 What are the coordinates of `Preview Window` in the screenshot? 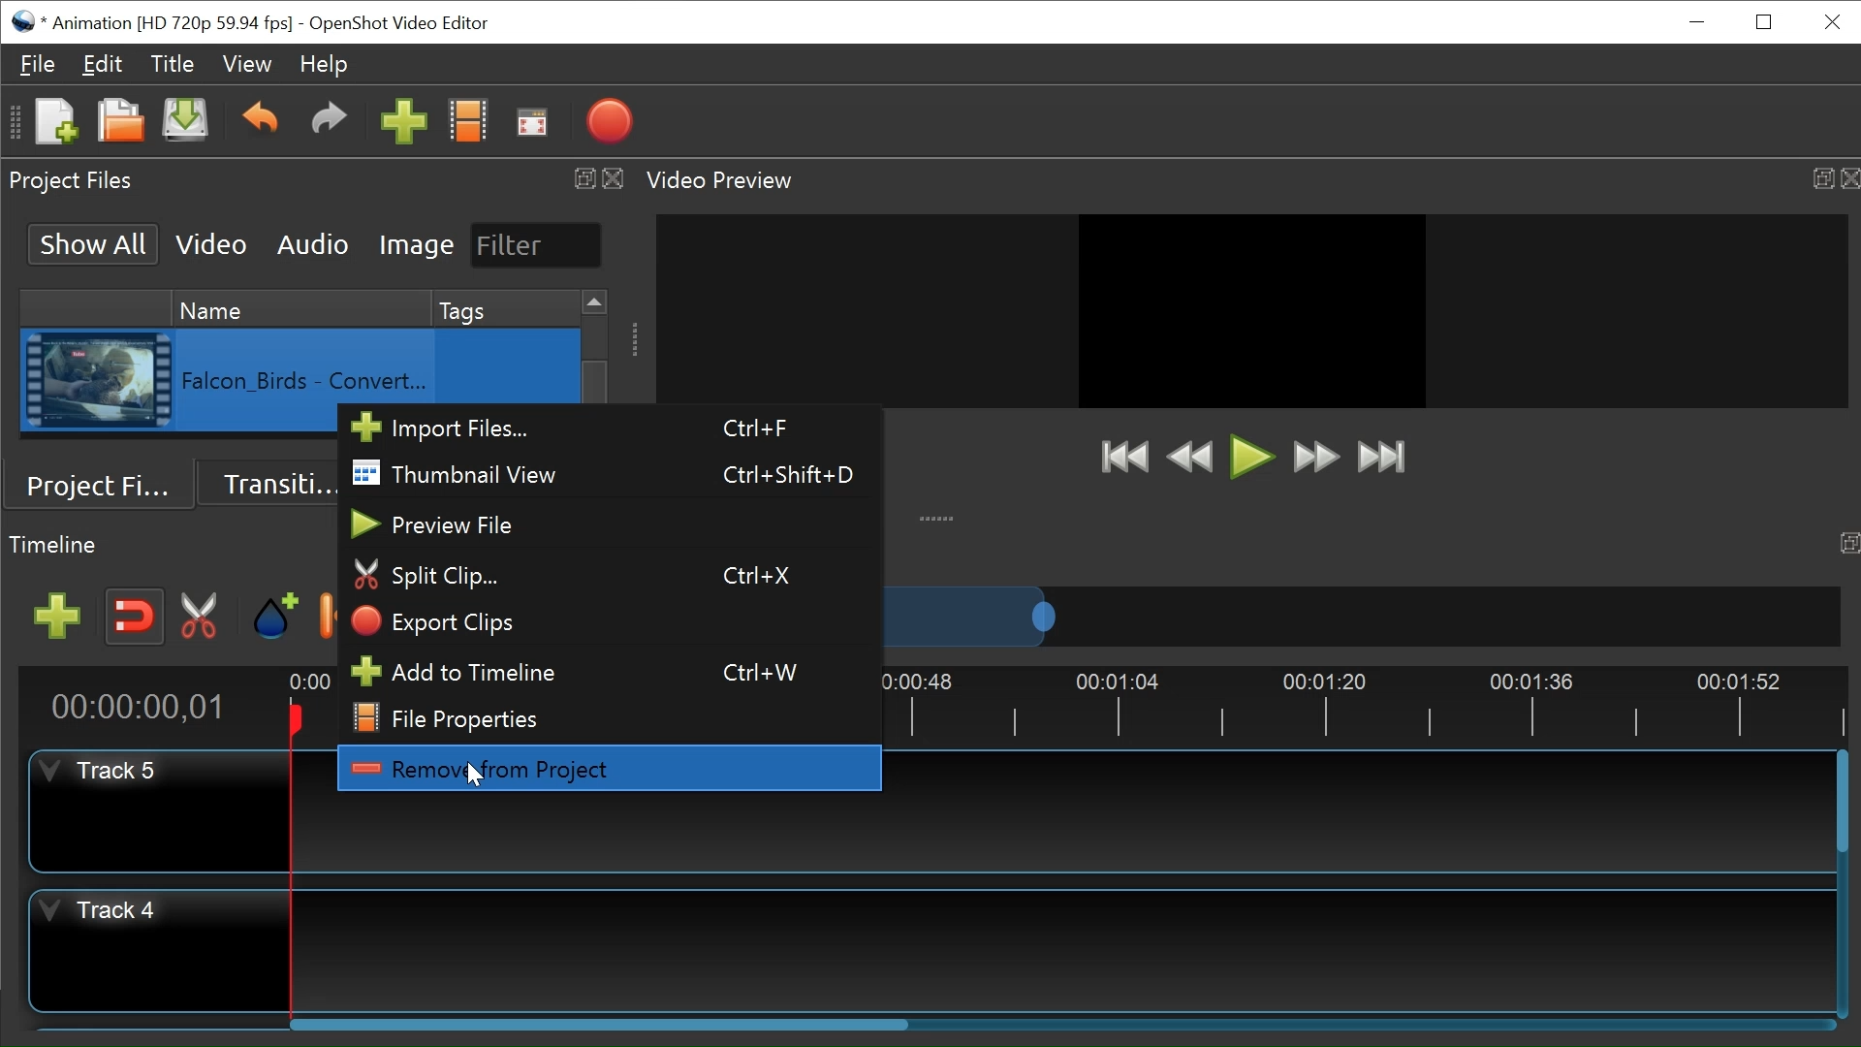 It's located at (1252, 310).